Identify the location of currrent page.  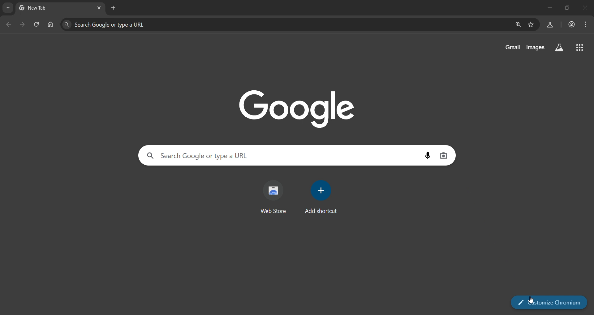
(43, 8).